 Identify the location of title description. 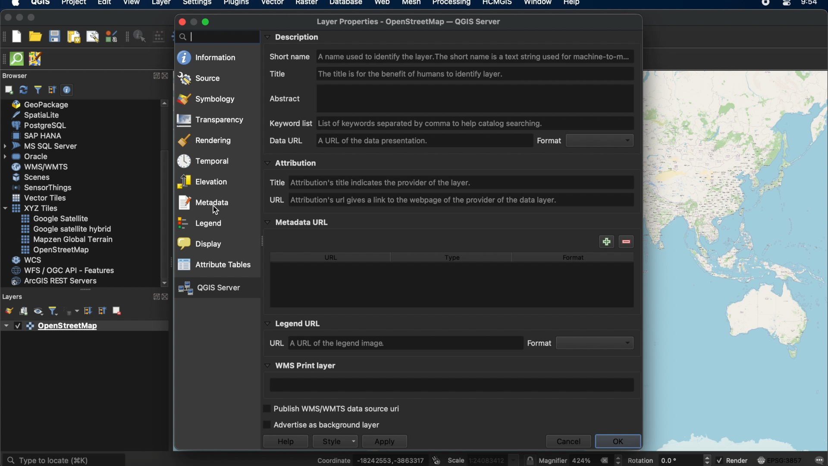
(390, 73).